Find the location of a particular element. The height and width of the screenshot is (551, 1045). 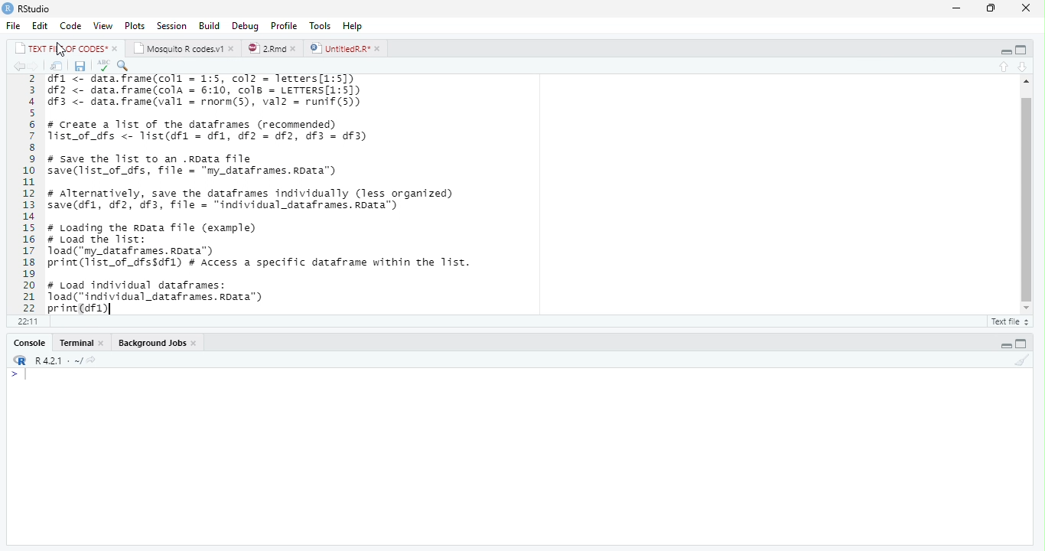

Build is located at coordinates (210, 24).